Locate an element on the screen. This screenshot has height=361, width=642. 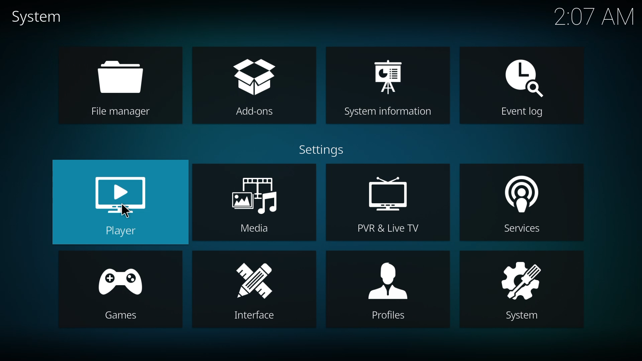
pvr & live tv is located at coordinates (388, 205).